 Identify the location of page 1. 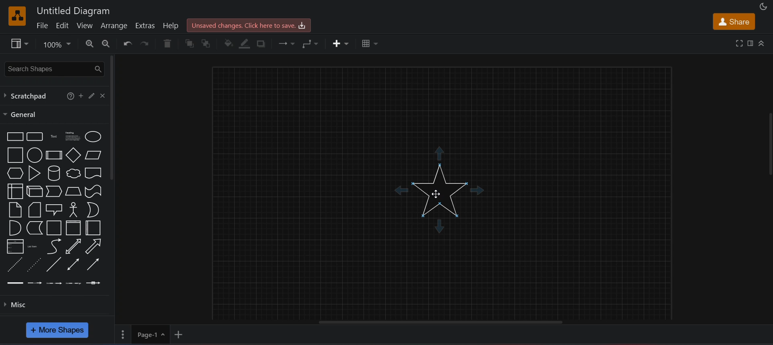
(143, 335).